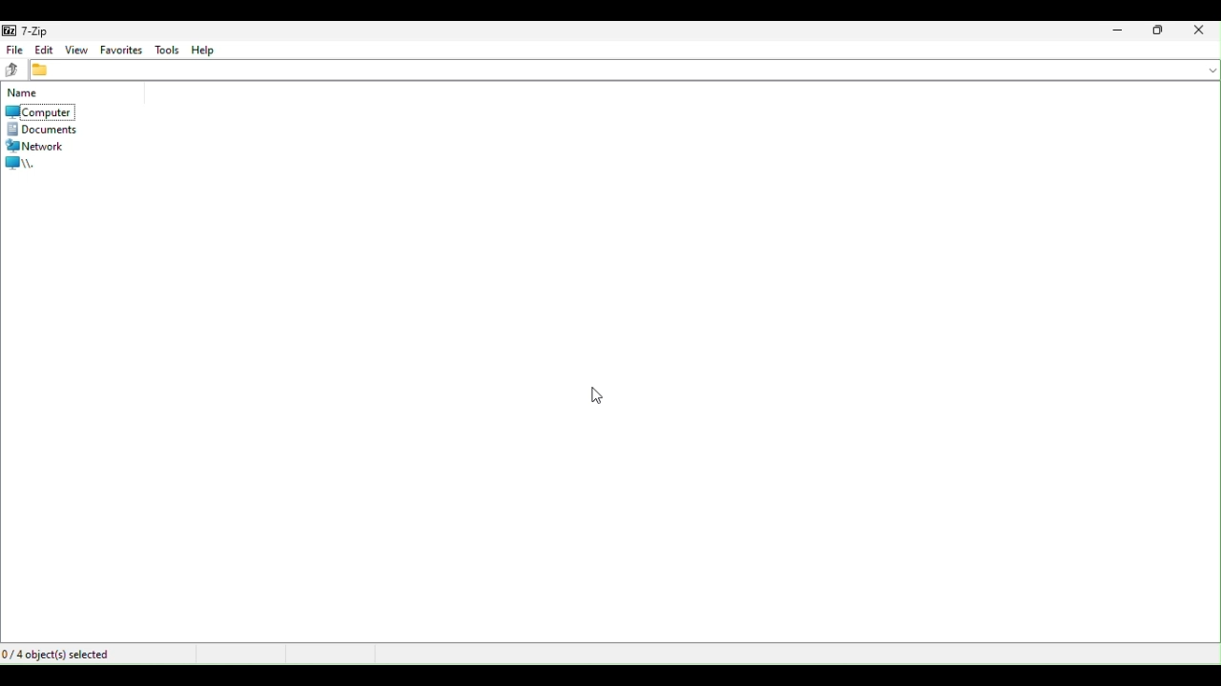  Describe the element at coordinates (77, 50) in the screenshot. I see `View` at that location.